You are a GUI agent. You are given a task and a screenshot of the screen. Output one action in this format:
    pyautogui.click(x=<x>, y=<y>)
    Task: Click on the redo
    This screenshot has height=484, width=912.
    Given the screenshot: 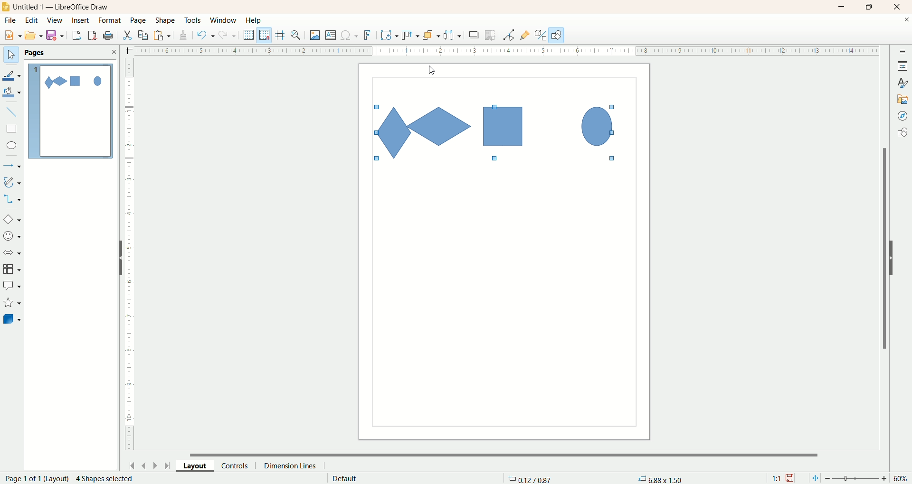 What is the action you would take?
    pyautogui.click(x=229, y=35)
    